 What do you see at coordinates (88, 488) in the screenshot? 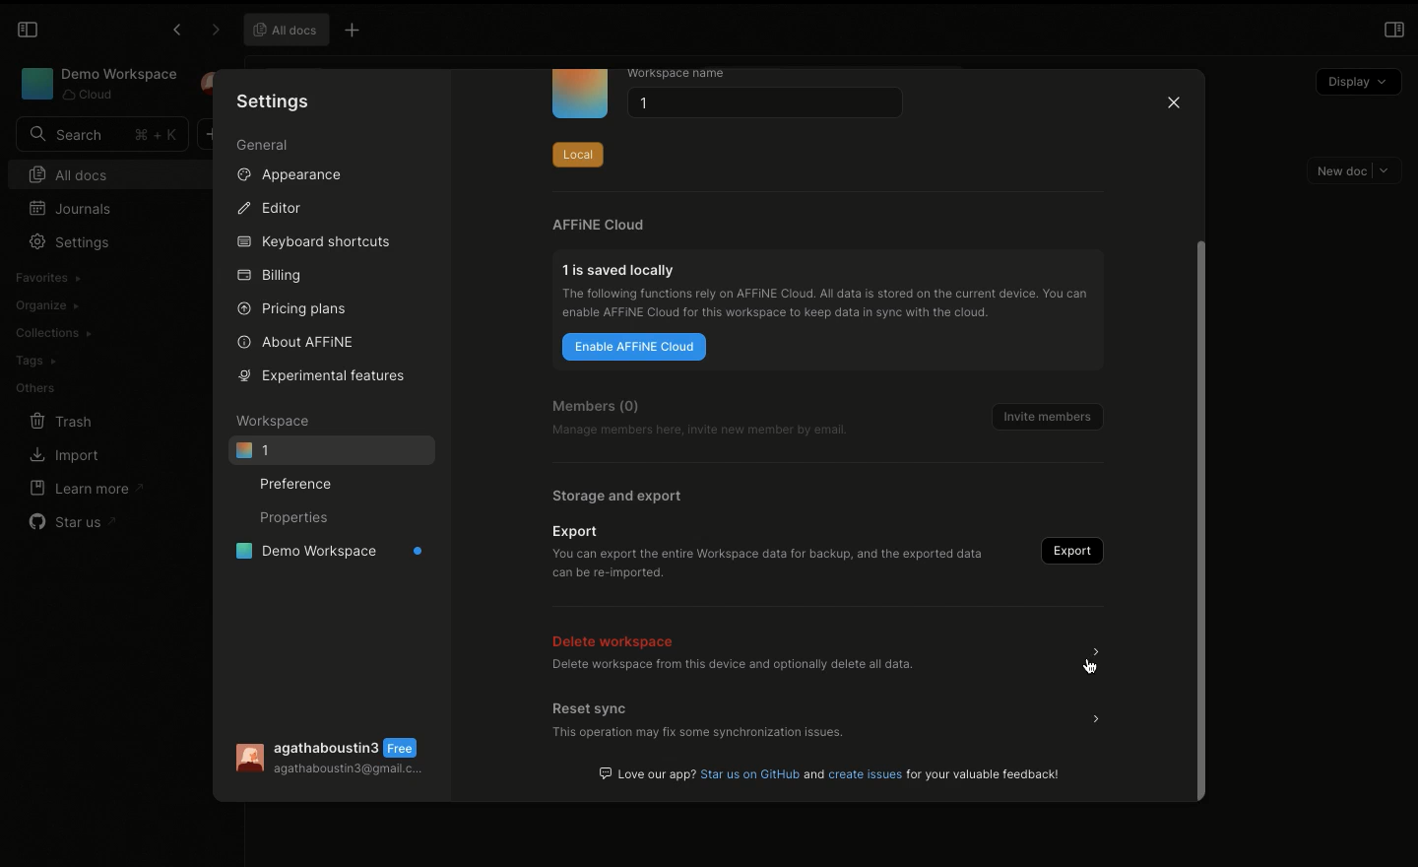
I see `Learn more` at bounding box center [88, 488].